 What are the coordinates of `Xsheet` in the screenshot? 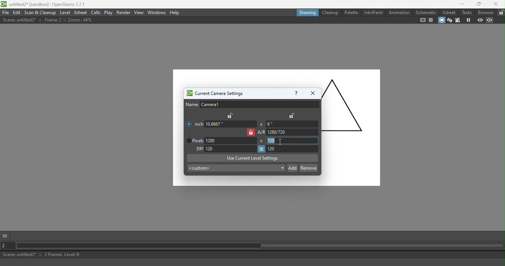 It's located at (81, 12).